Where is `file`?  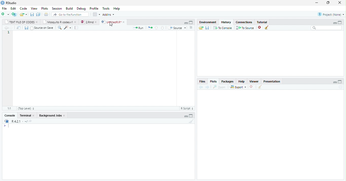 file is located at coordinates (4, 8).